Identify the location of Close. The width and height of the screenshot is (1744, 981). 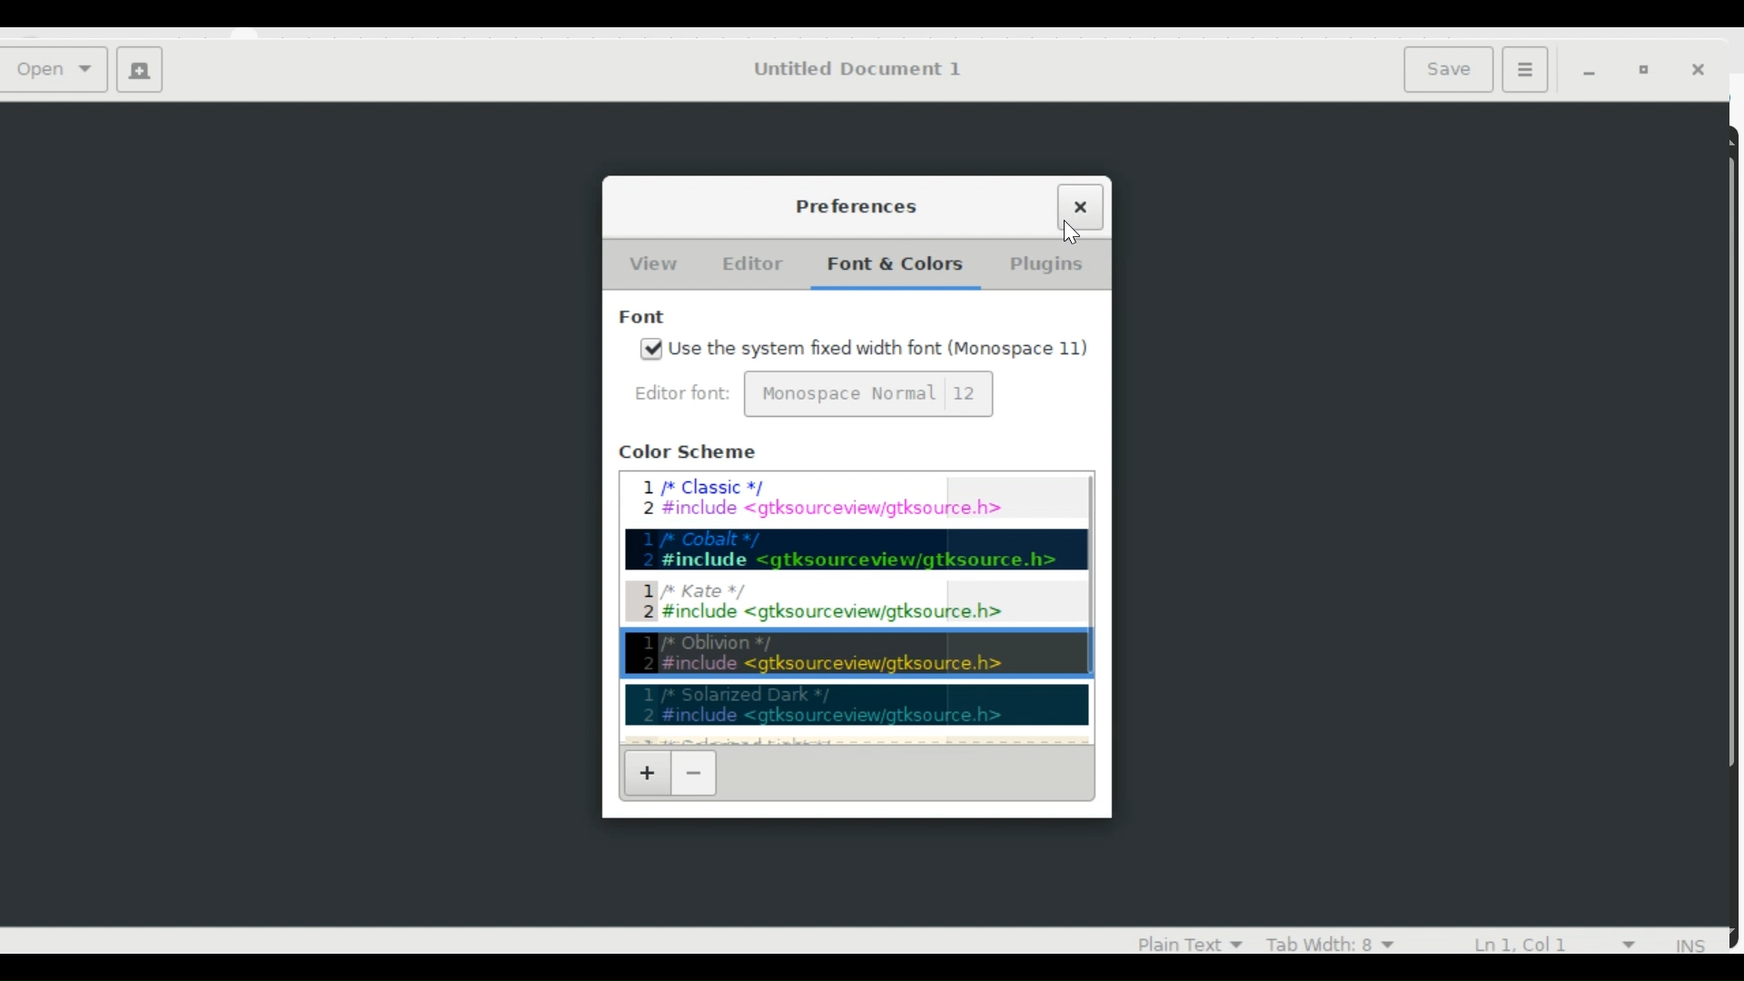
(1087, 206).